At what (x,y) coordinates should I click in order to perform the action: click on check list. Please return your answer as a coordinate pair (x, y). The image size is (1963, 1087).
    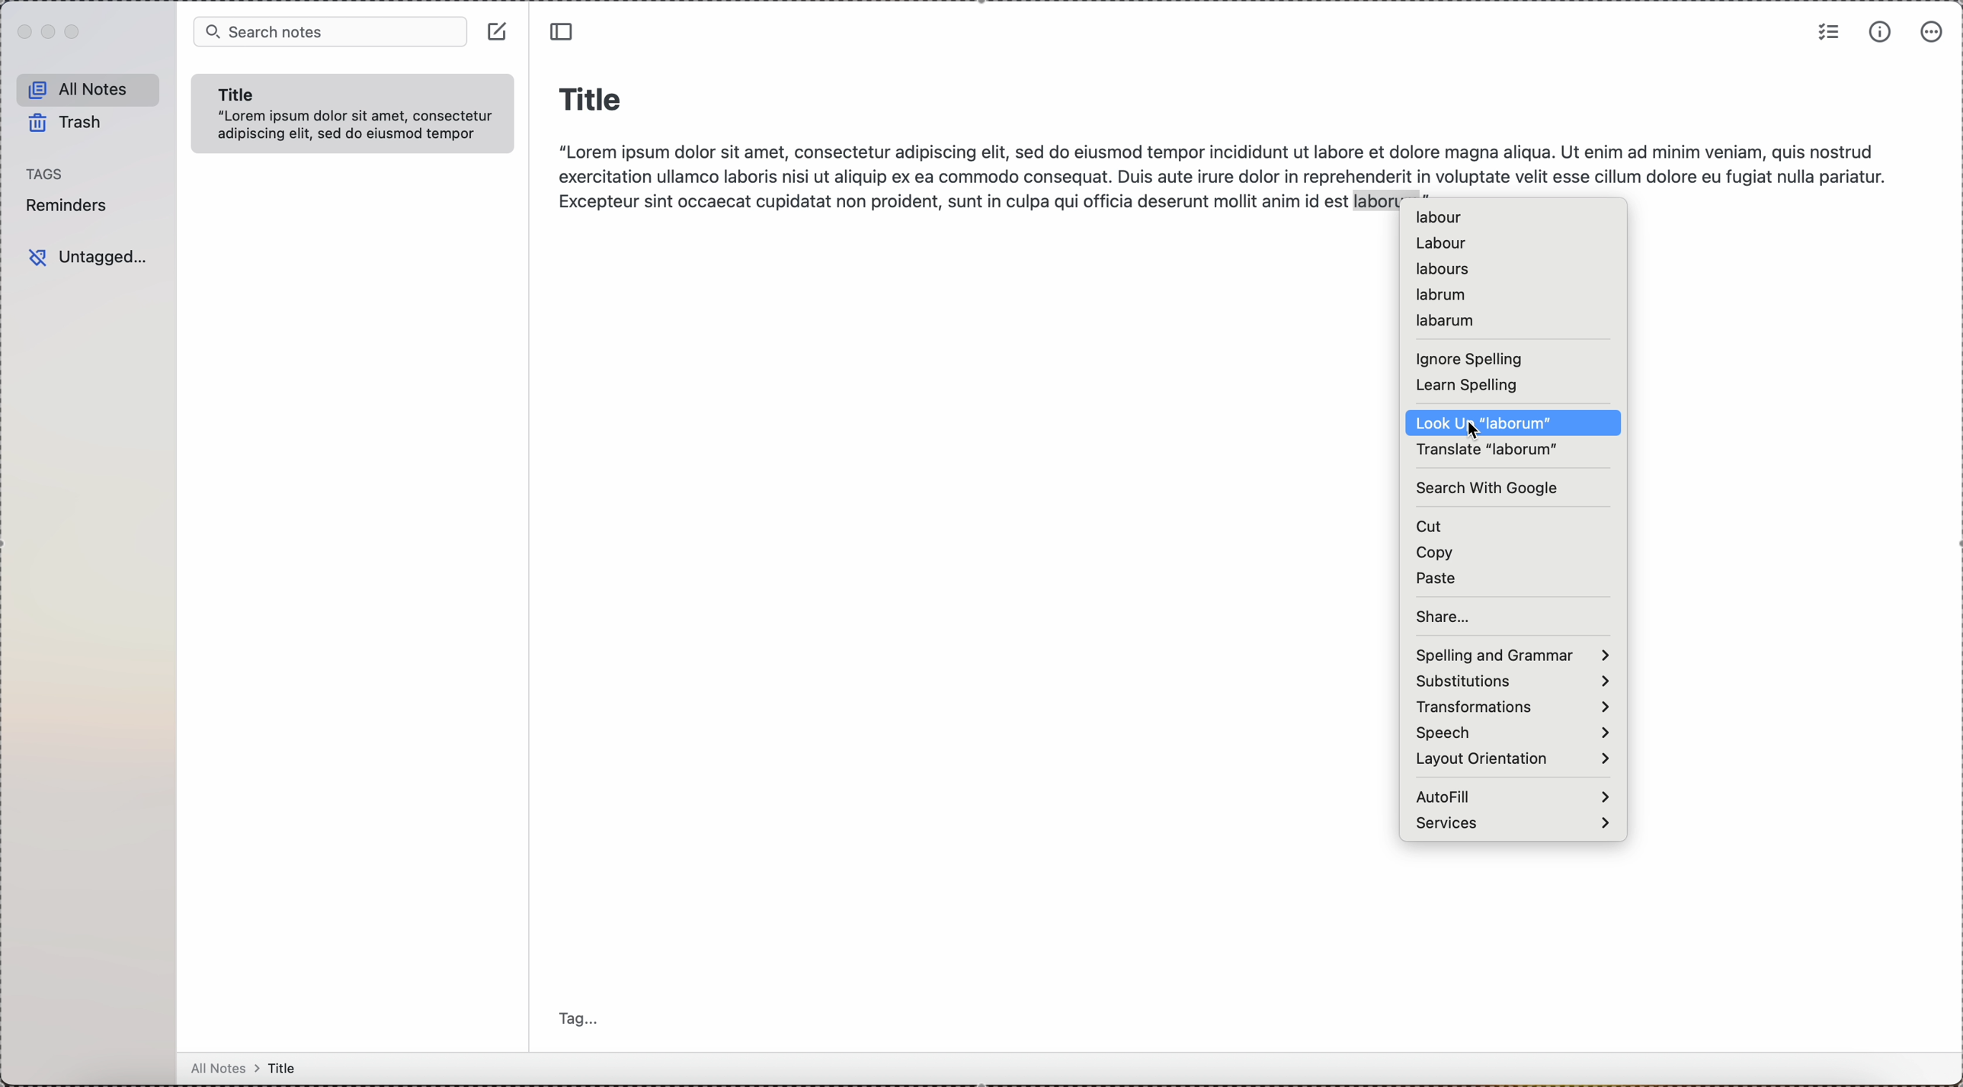
    Looking at the image, I should click on (1823, 32).